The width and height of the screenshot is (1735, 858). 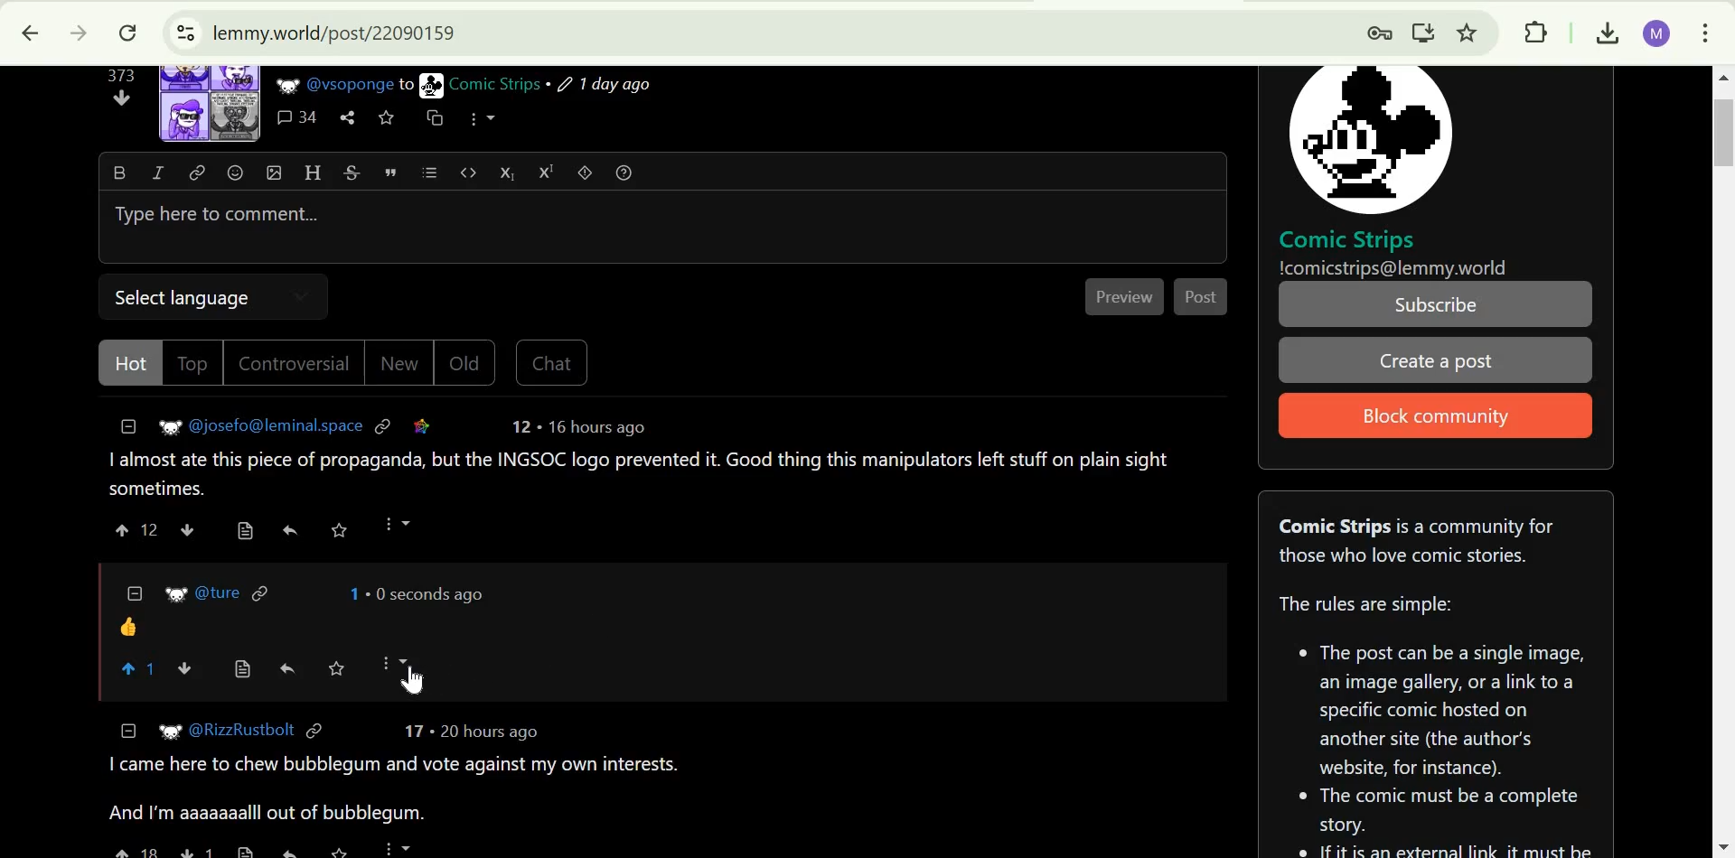 What do you see at coordinates (1430, 417) in the screenshot?
I see `Block community` at bounding box center [1430, 417].